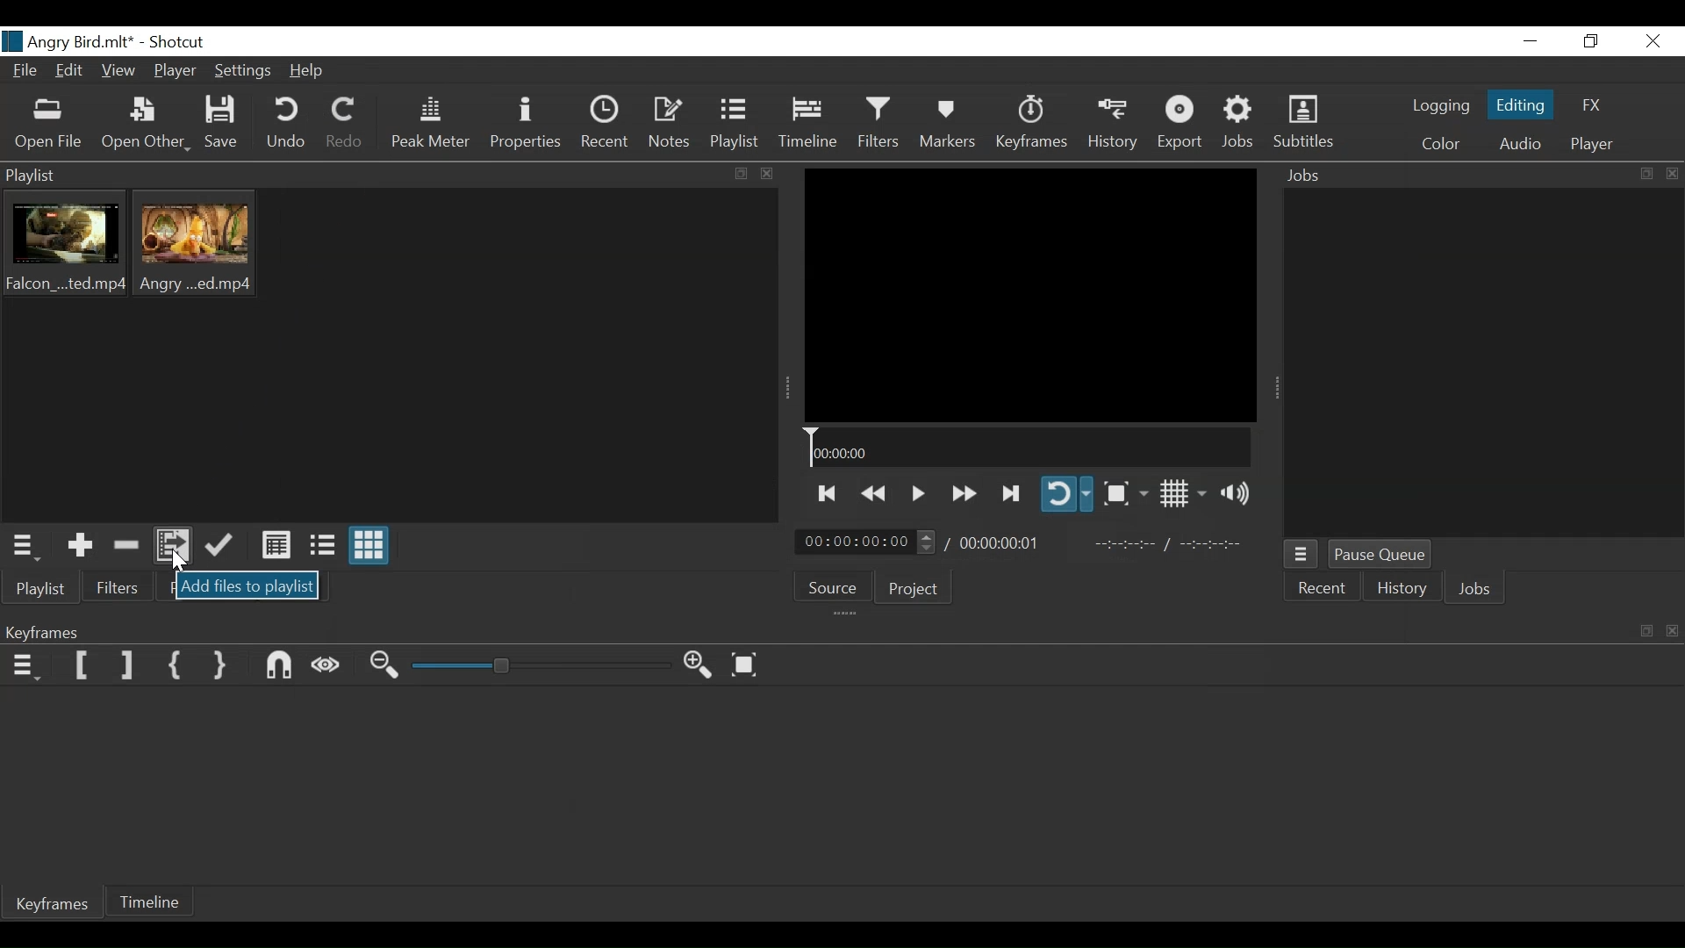 The width and height of the screenshot is (1685, 948). I want to click on Zoom Keyframe in, so click(701, 665).